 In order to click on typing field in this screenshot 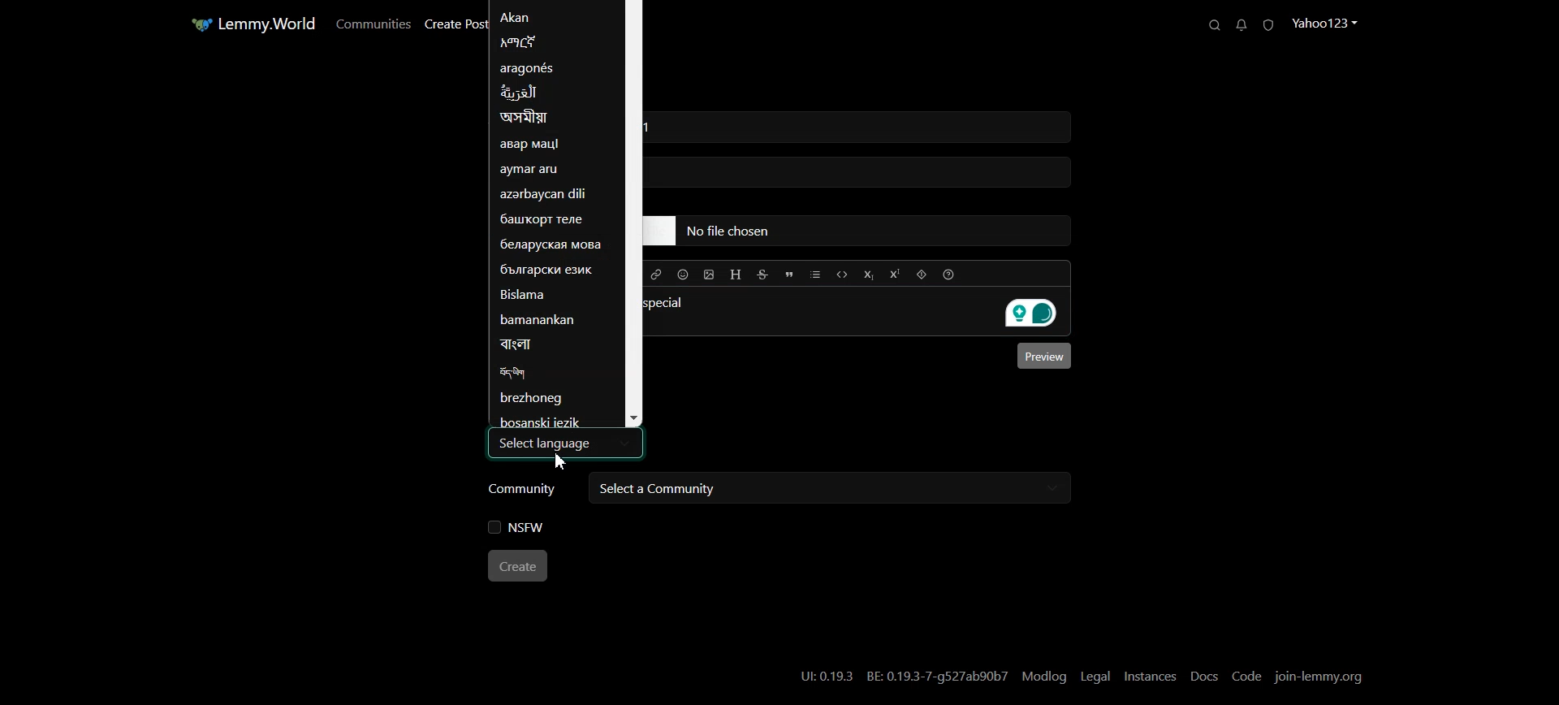, I will do `click(864, 174)`.